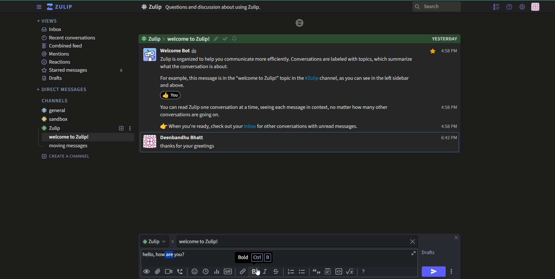 This screenshot has height=279, width=555. What do you see at coordinates (68, 38) in the screenshot?
I see `recent conversations` at bounding box center [68, 38].